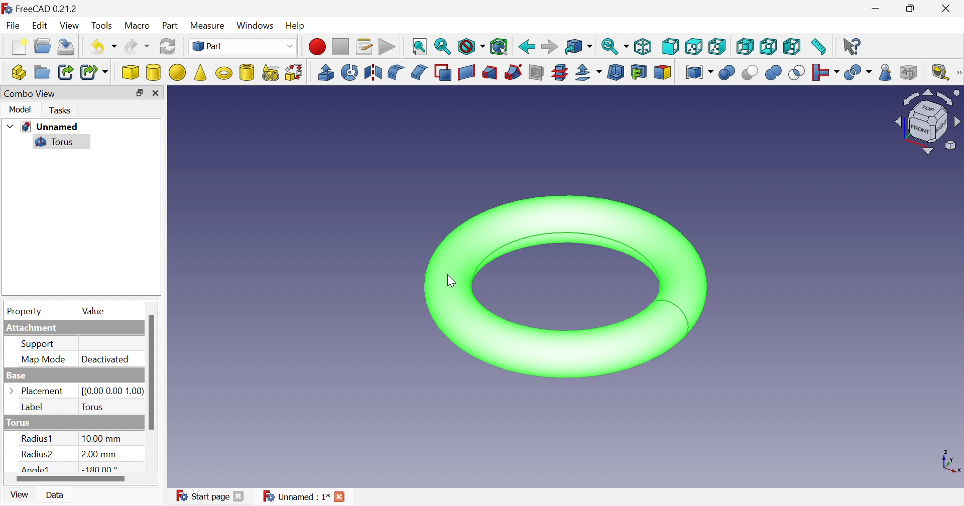 This screenshot has height=506, width=964. What do you see at coordinates (466, 72) in the screenshot?
I see `Create ruled surface` at bounding box center [466, 72].